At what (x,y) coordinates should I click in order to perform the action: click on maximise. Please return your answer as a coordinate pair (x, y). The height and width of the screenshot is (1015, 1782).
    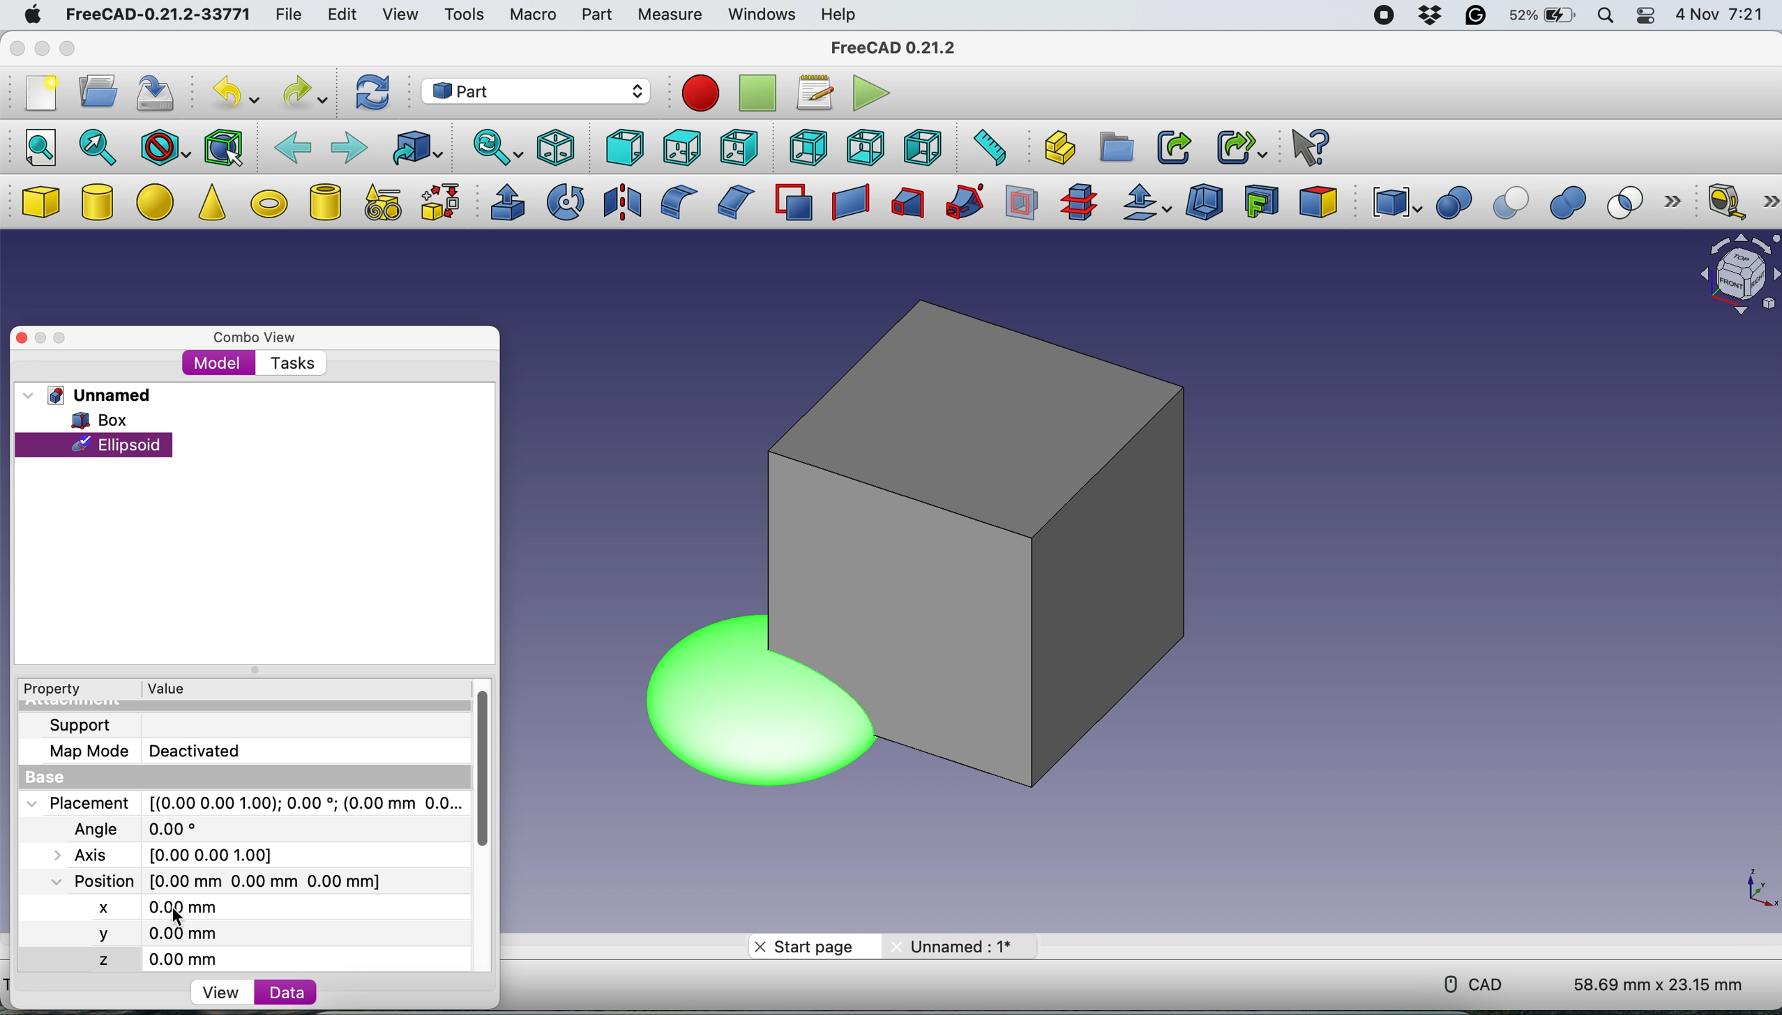
    Looking at the image, I should click on (68, 49).